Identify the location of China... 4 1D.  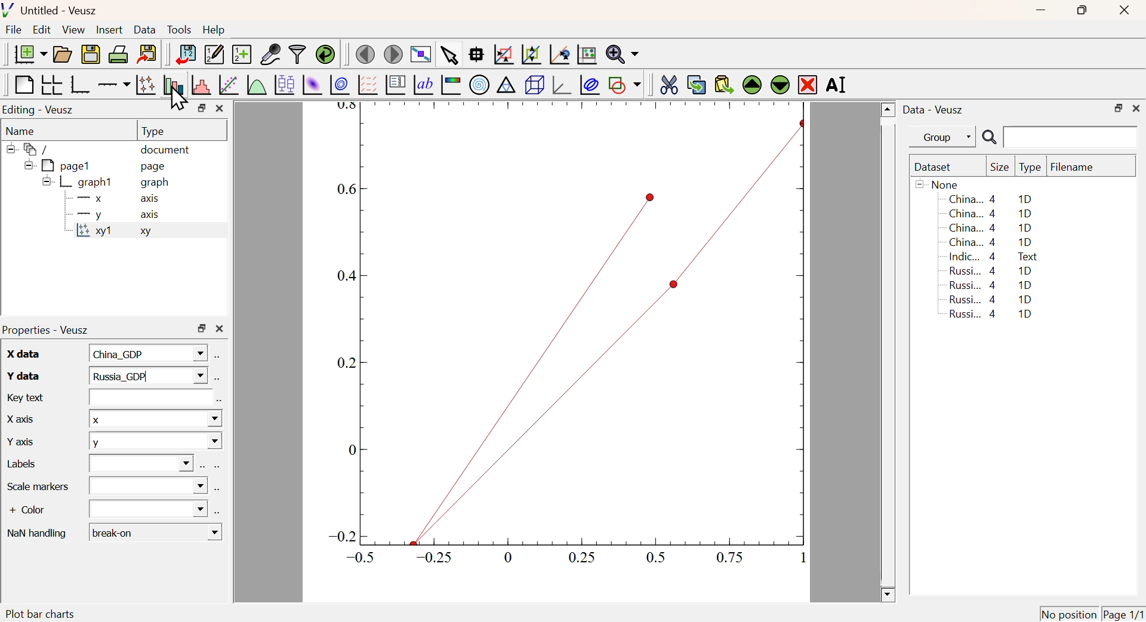
(991, 242).